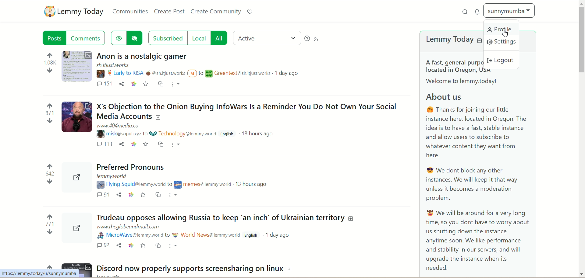 This screenshot has height=278, width=585. I want to click on Can be expanded, so click(79, 229).